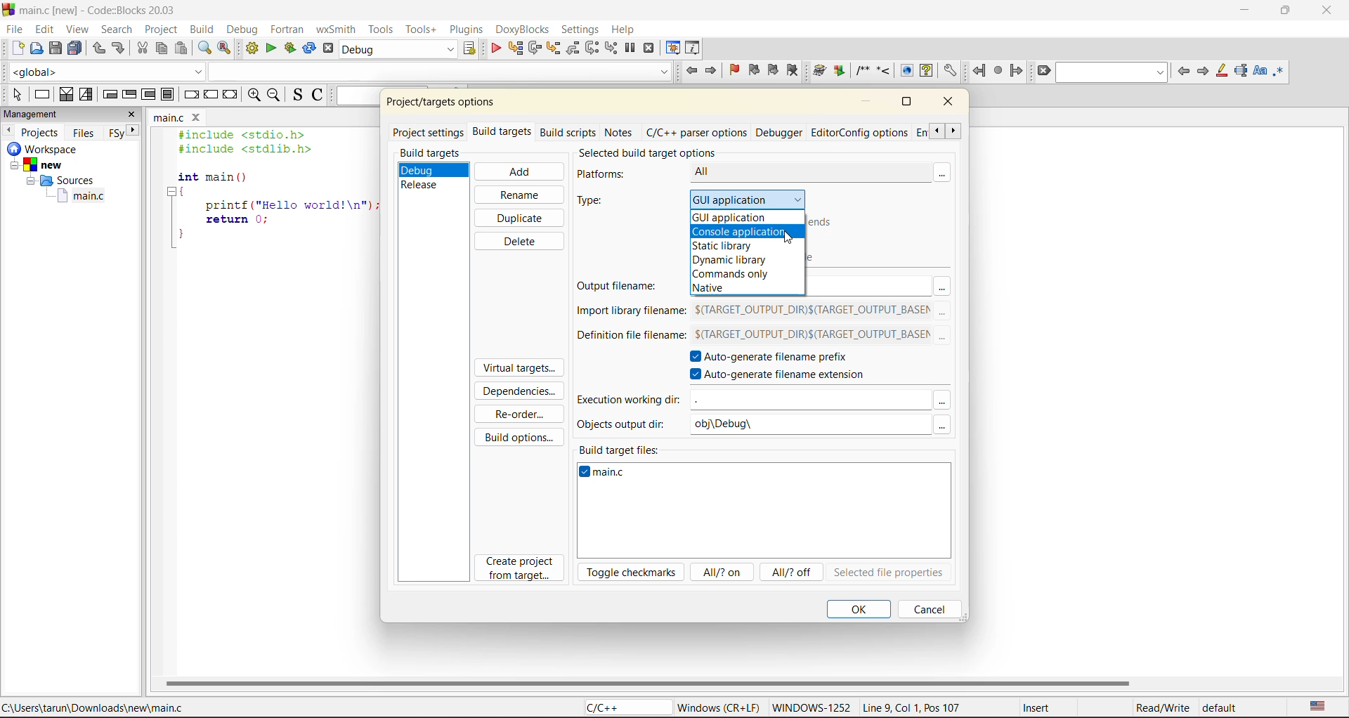 The width and height of the screenshot is (1349, 718). Describe the element at coordinates (44, 28) in the screenshot. I see `edit` at that location.